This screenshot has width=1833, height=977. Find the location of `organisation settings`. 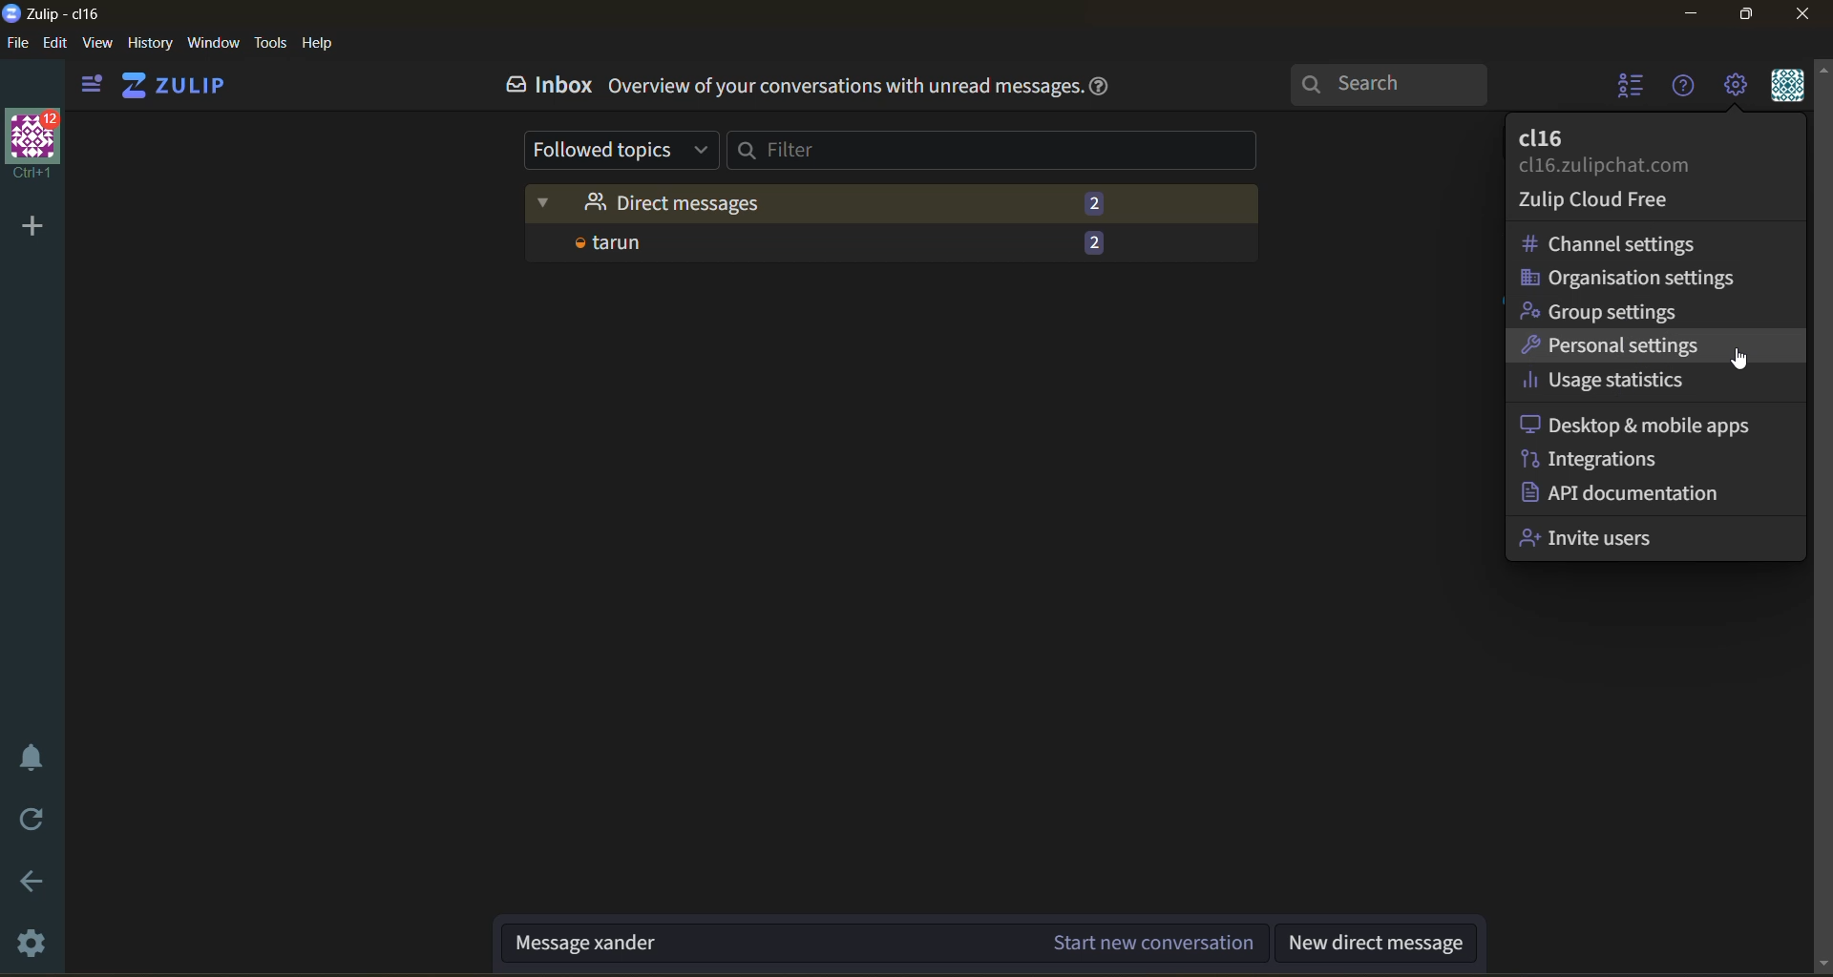

organisation settings is located at coordinates (1640, 280).